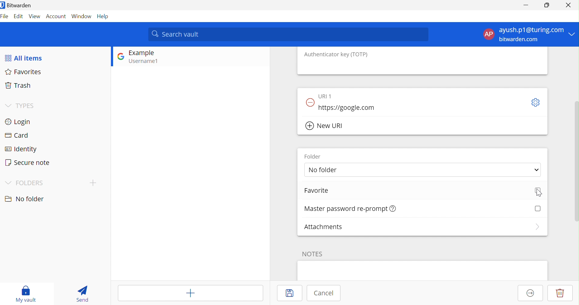 The image size is (579, 305). Describe the element at coordinates (560, 294) in the screenshot. I see `Delete` at that location.